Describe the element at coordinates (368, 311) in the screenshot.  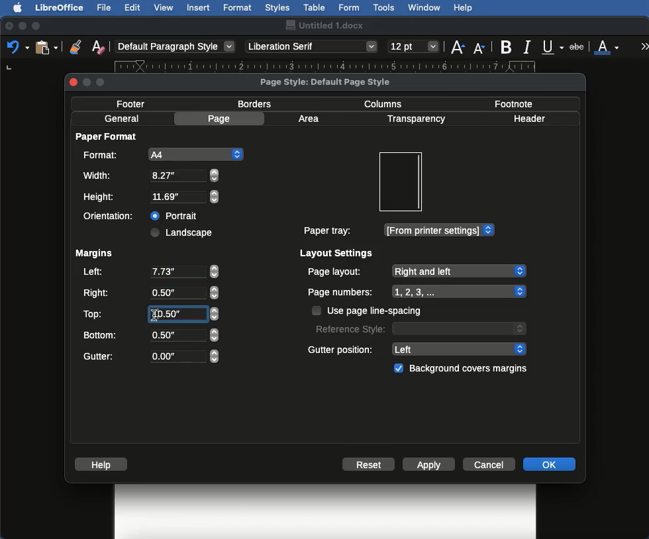
I see `Use page line spacing` at that location.